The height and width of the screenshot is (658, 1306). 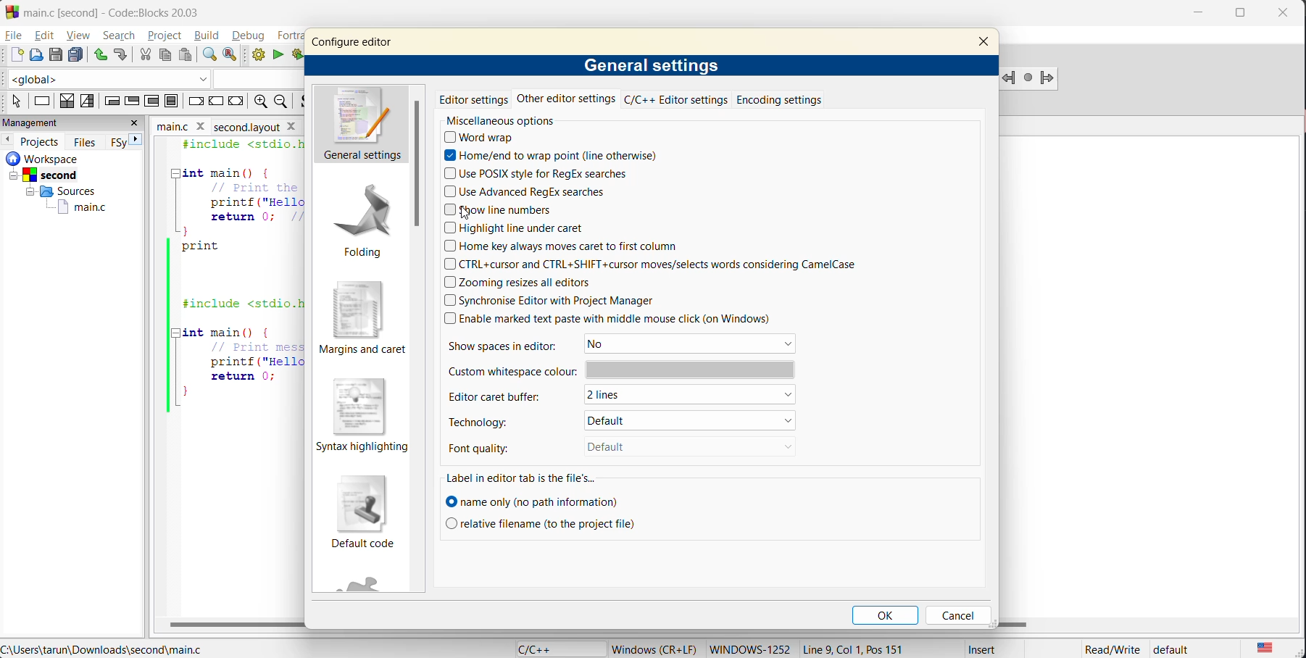 What do you see at coordinates (503, 420) in the screenshot?
I see `technology` at bounding box center [503, 420].